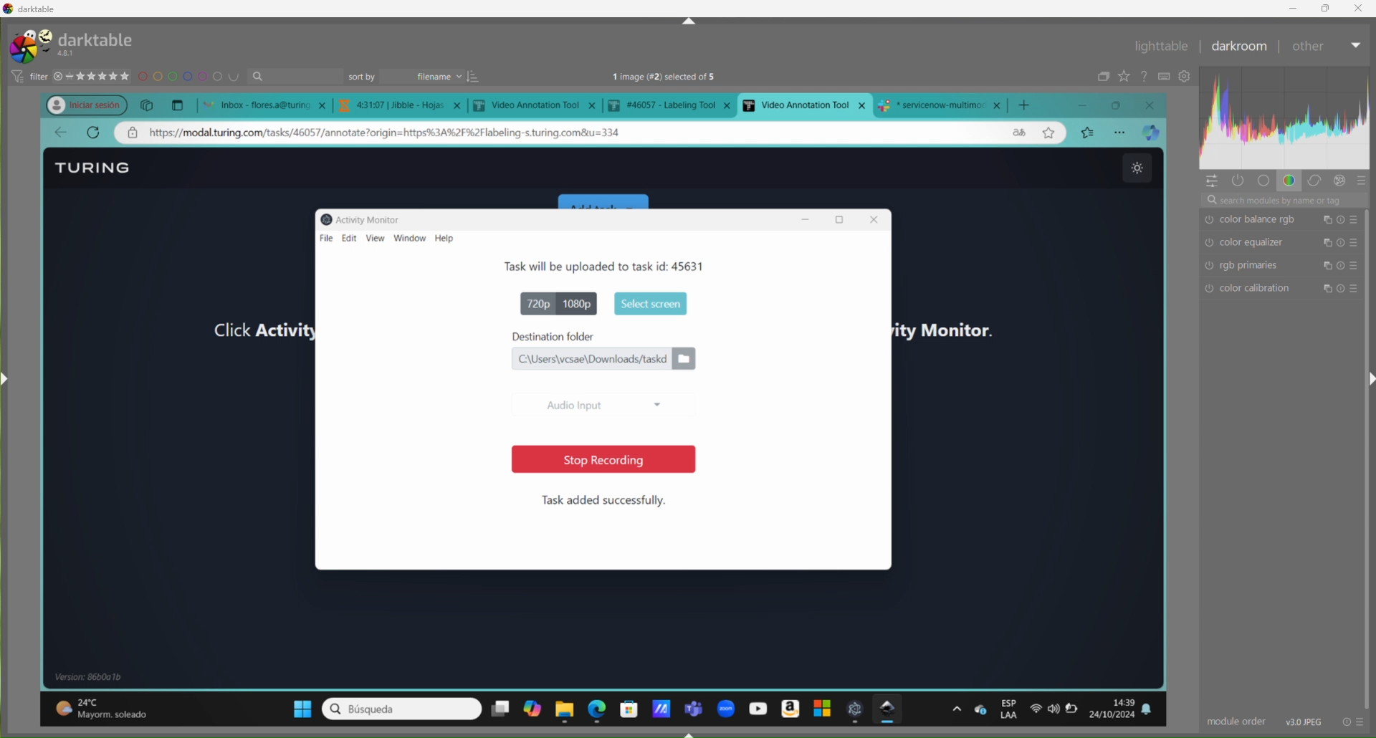  I want to click on esp Laa, so click(1010, 709).